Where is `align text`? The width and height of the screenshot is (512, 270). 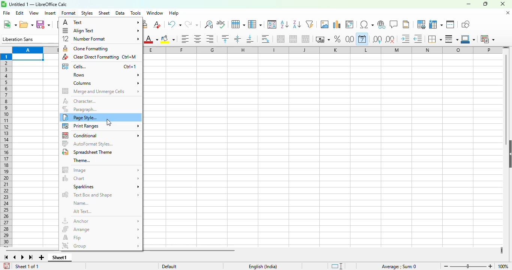 align text is located at coordinates (101, 31).